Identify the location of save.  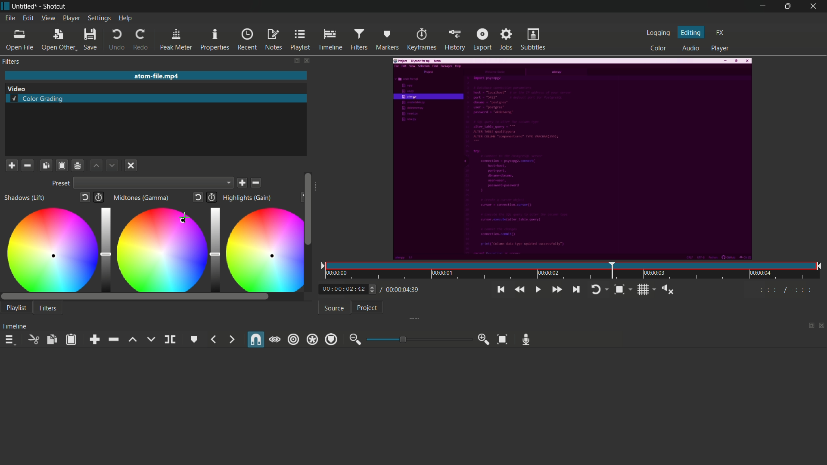
(243, 183).